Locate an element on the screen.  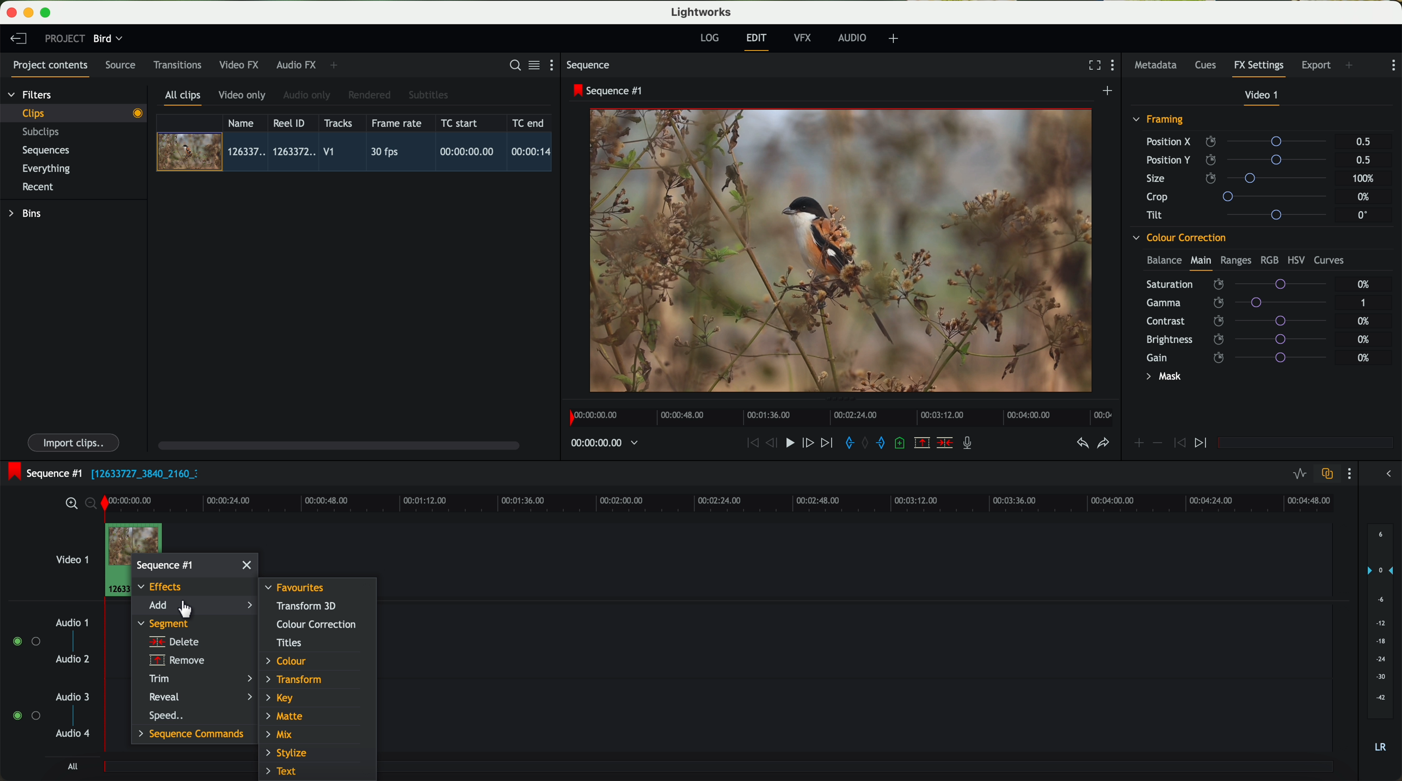
search for assets or bins is located at coordinates (512, 66).